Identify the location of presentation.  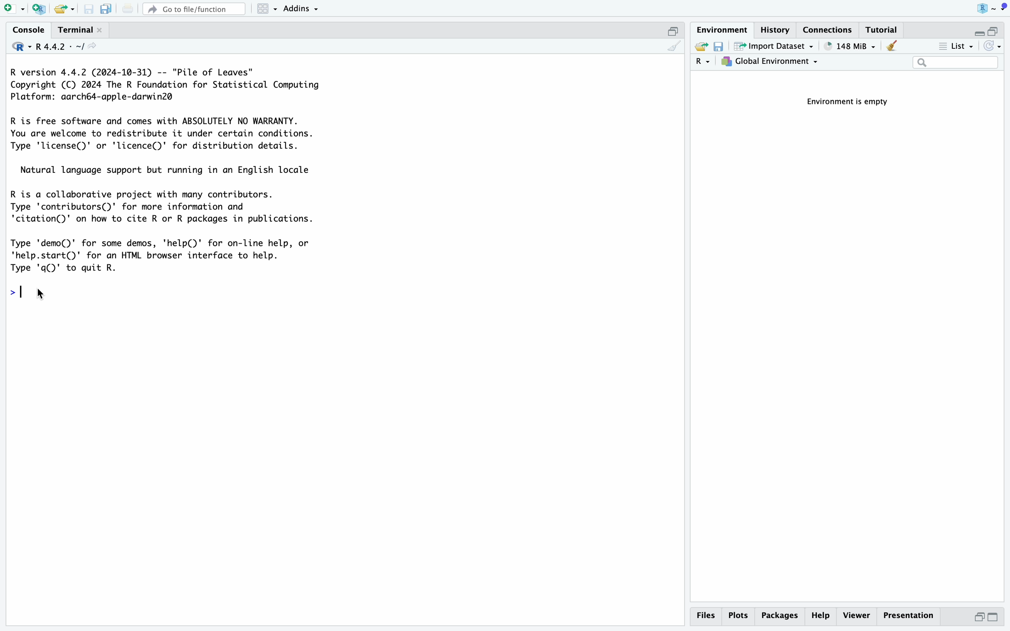
(912, 618).